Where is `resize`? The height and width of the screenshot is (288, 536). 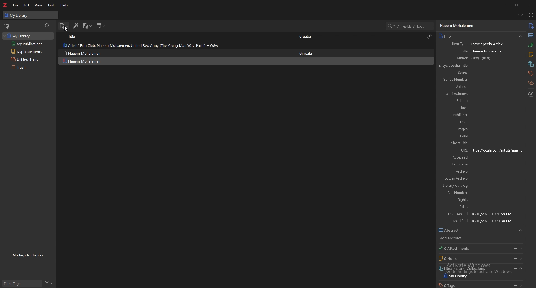
resize is located at coordinates (518, 5).